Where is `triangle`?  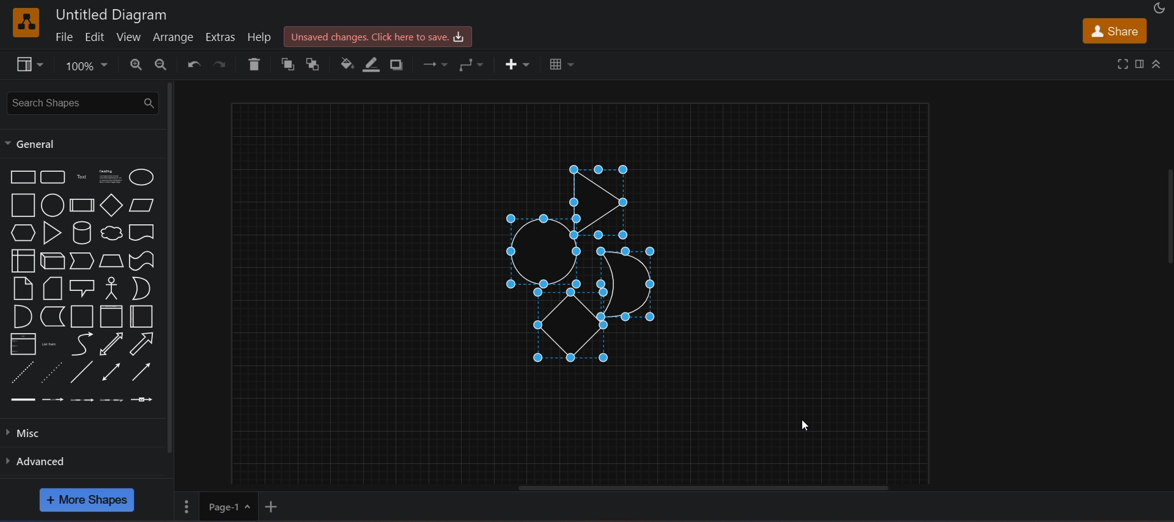 triangle is located at coordinates (52, 232).